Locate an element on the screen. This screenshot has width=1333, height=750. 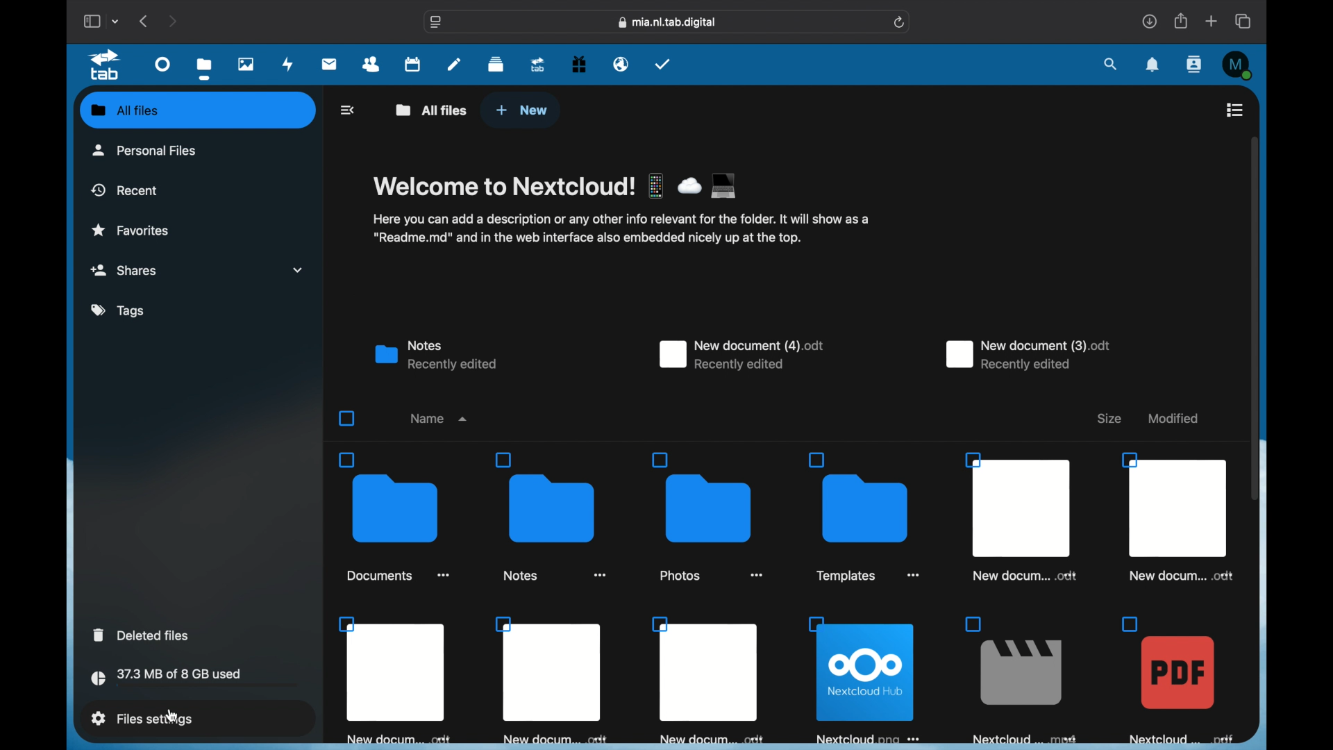
menu is located at coordinates (1236, 110).